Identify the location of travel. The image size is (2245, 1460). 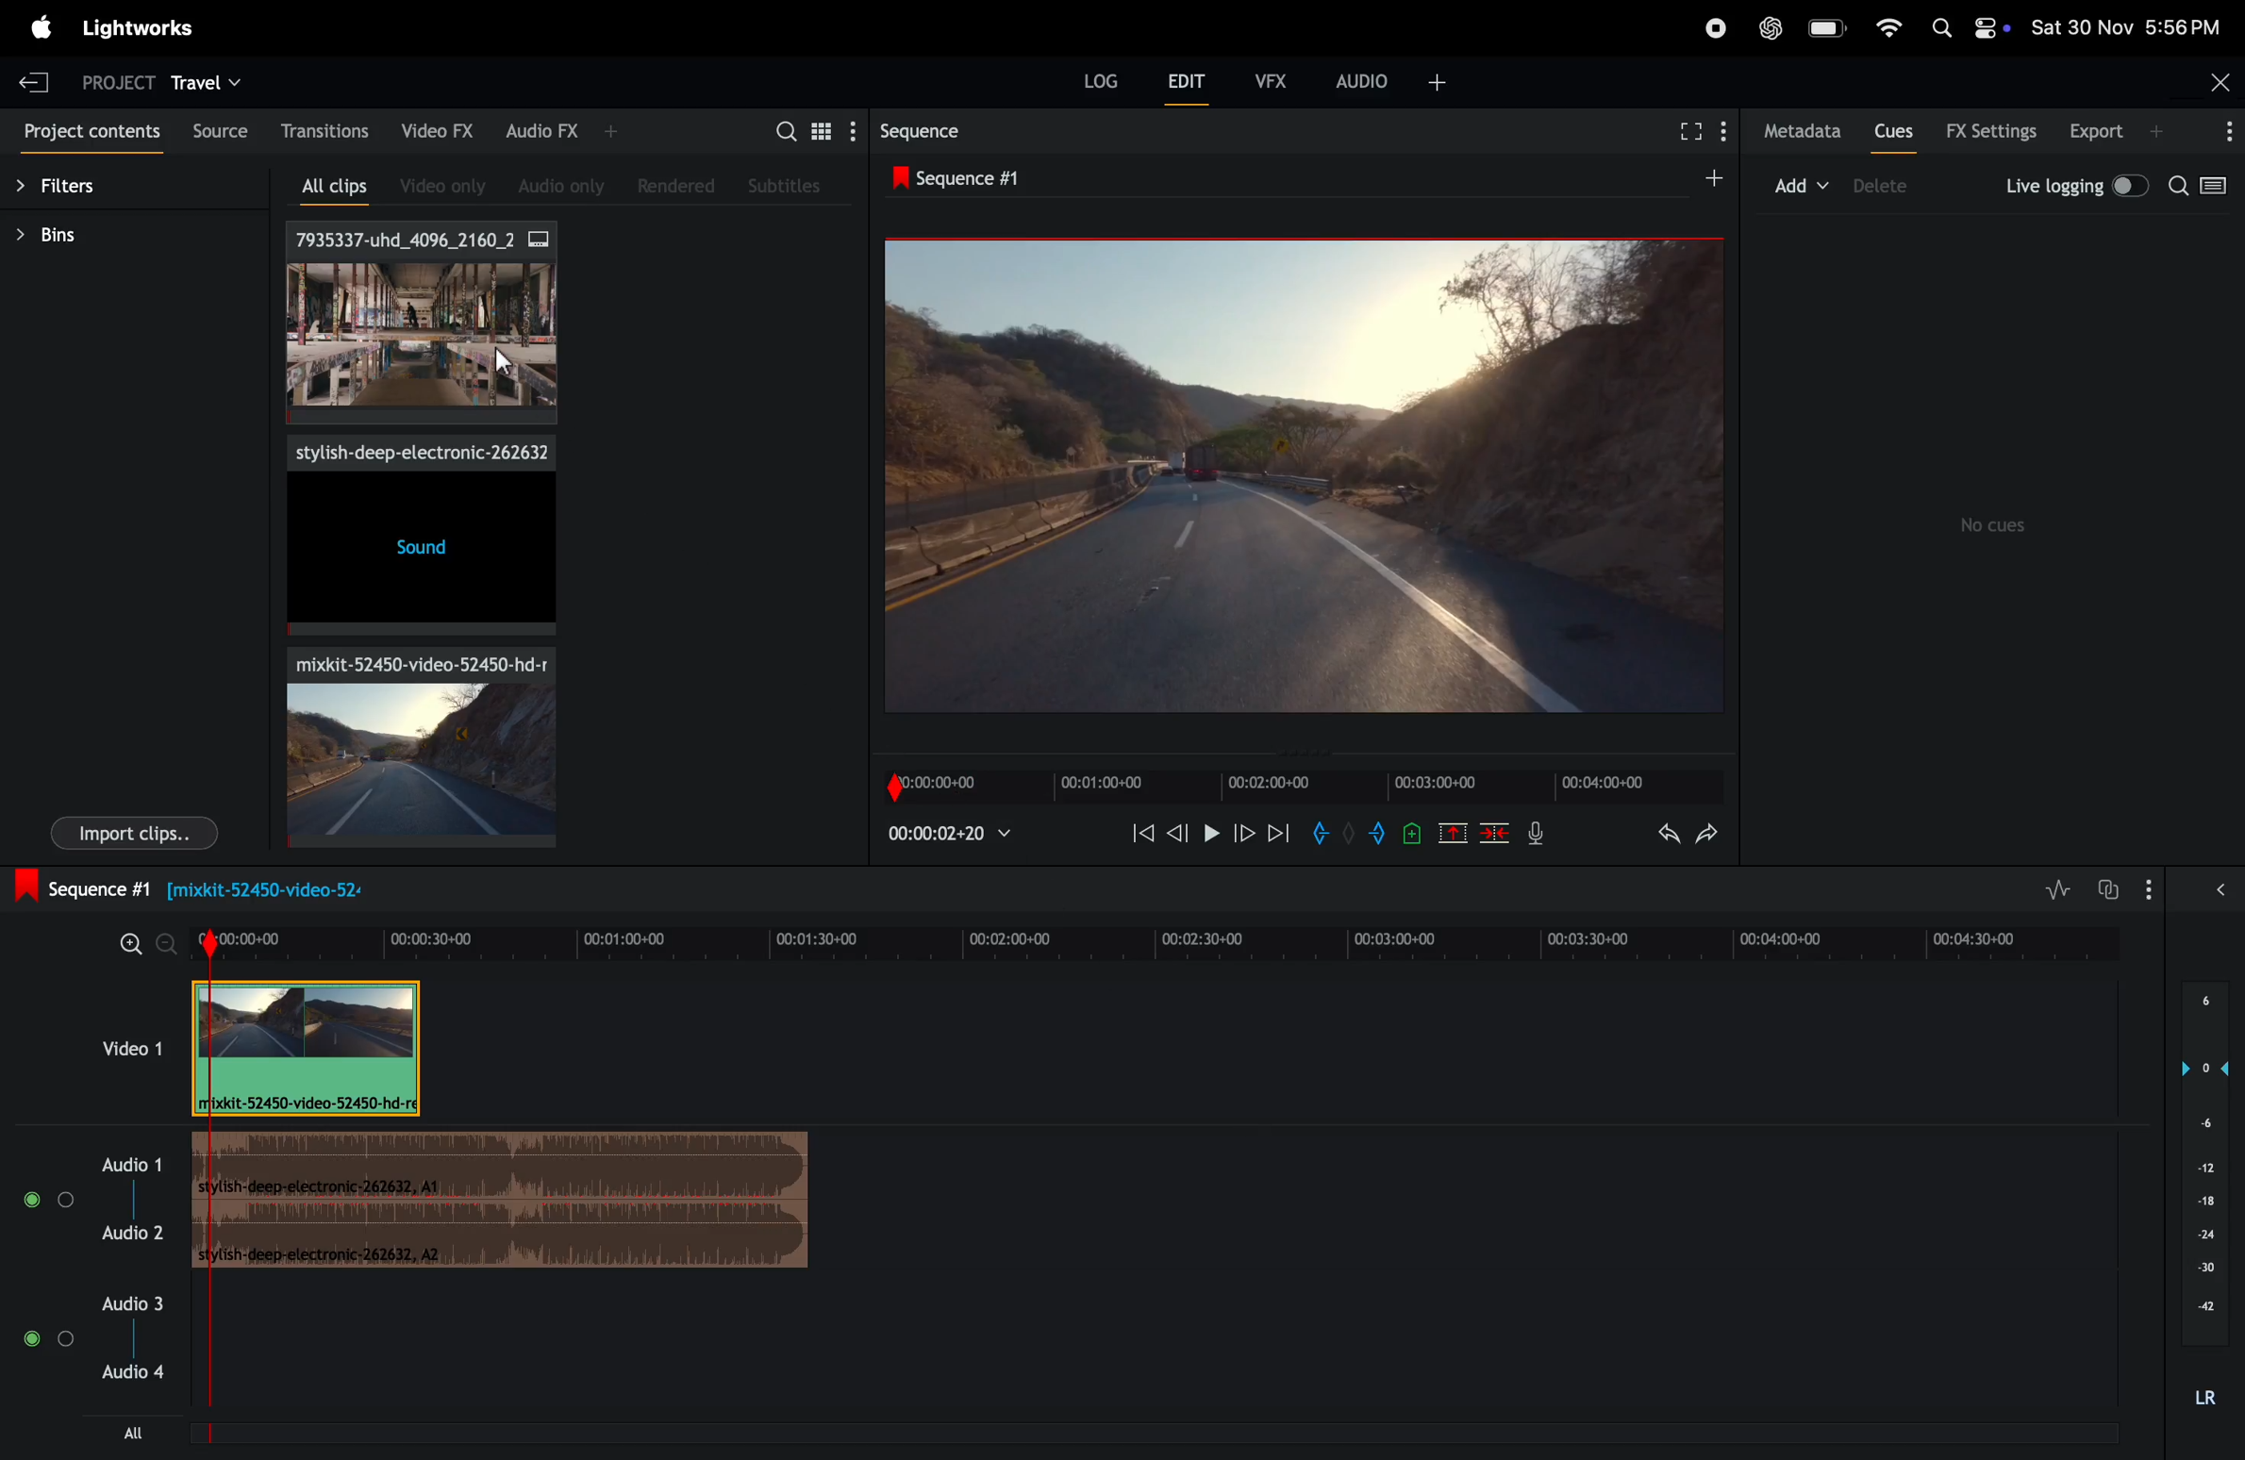
(209, 81).